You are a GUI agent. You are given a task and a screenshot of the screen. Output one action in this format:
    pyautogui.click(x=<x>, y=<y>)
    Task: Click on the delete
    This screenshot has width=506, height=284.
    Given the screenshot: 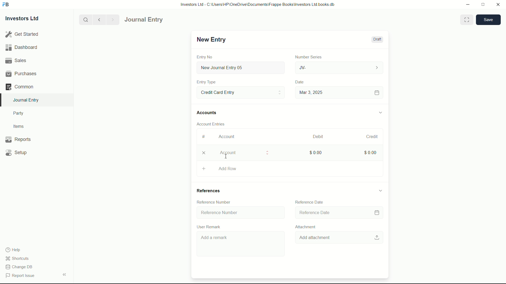 What is the action you would take?
    pyautogui.click(x=203, y=154)
    